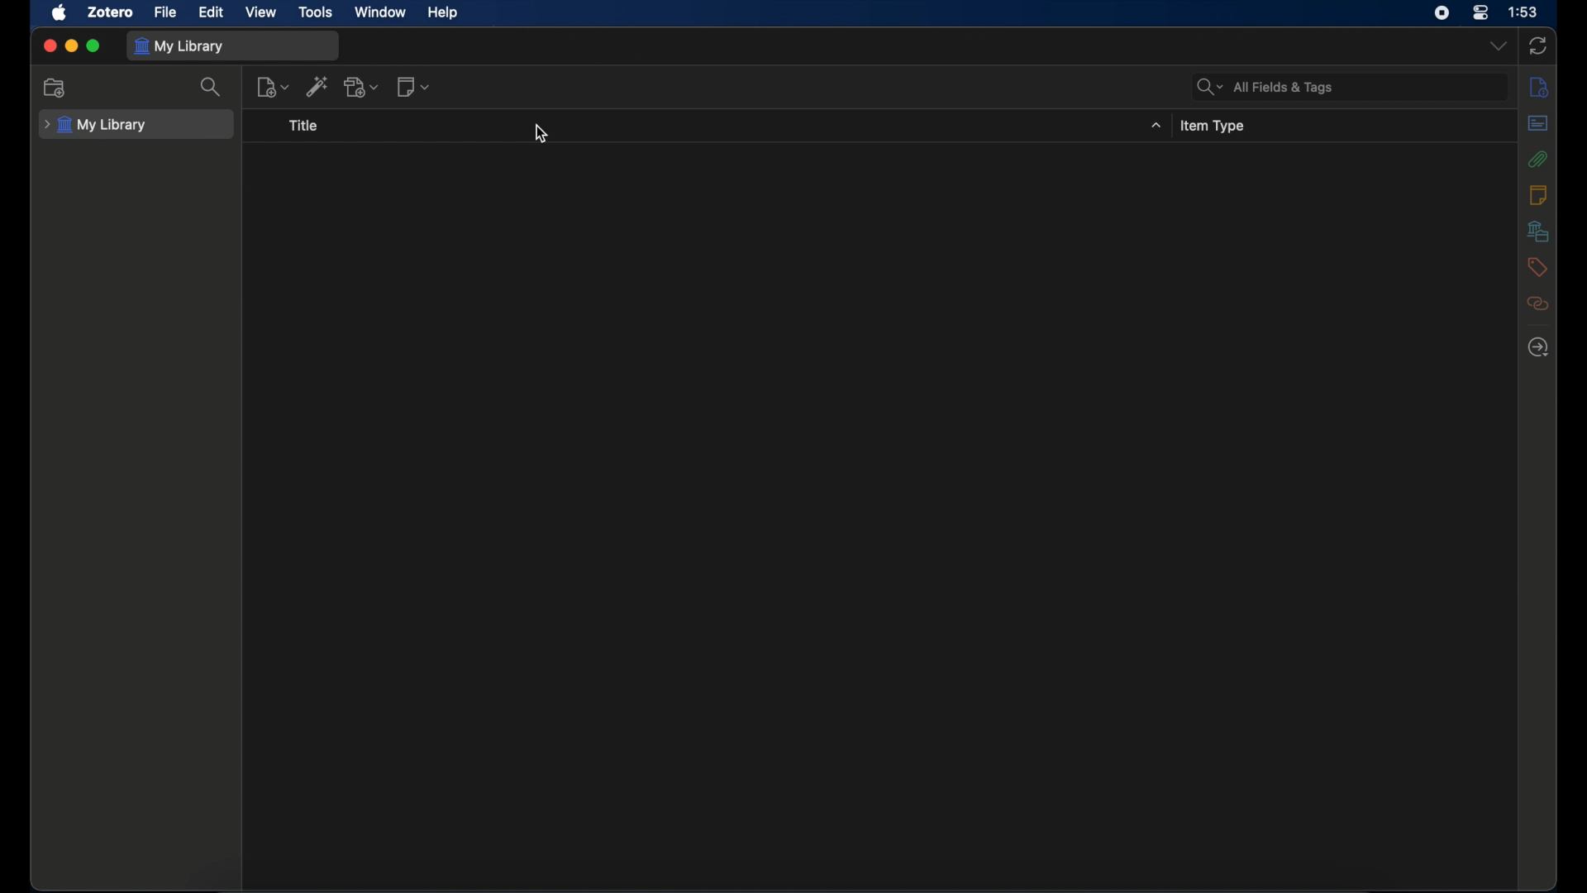  Describe the element at coordinates (1537, 159) in the screenshot. I see `attachments` at that location.